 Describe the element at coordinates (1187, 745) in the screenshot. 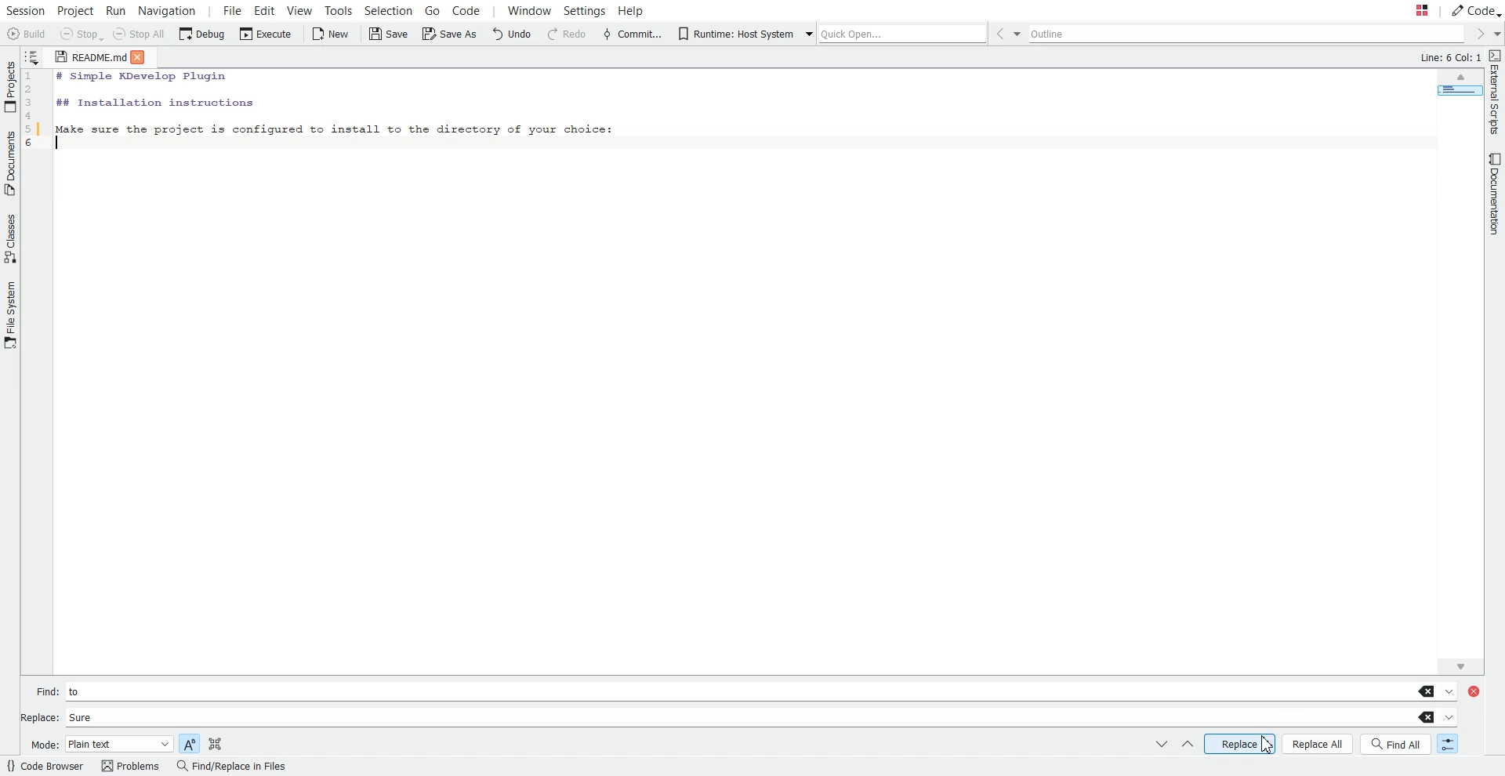

I see `Switch To Previous` at that location.